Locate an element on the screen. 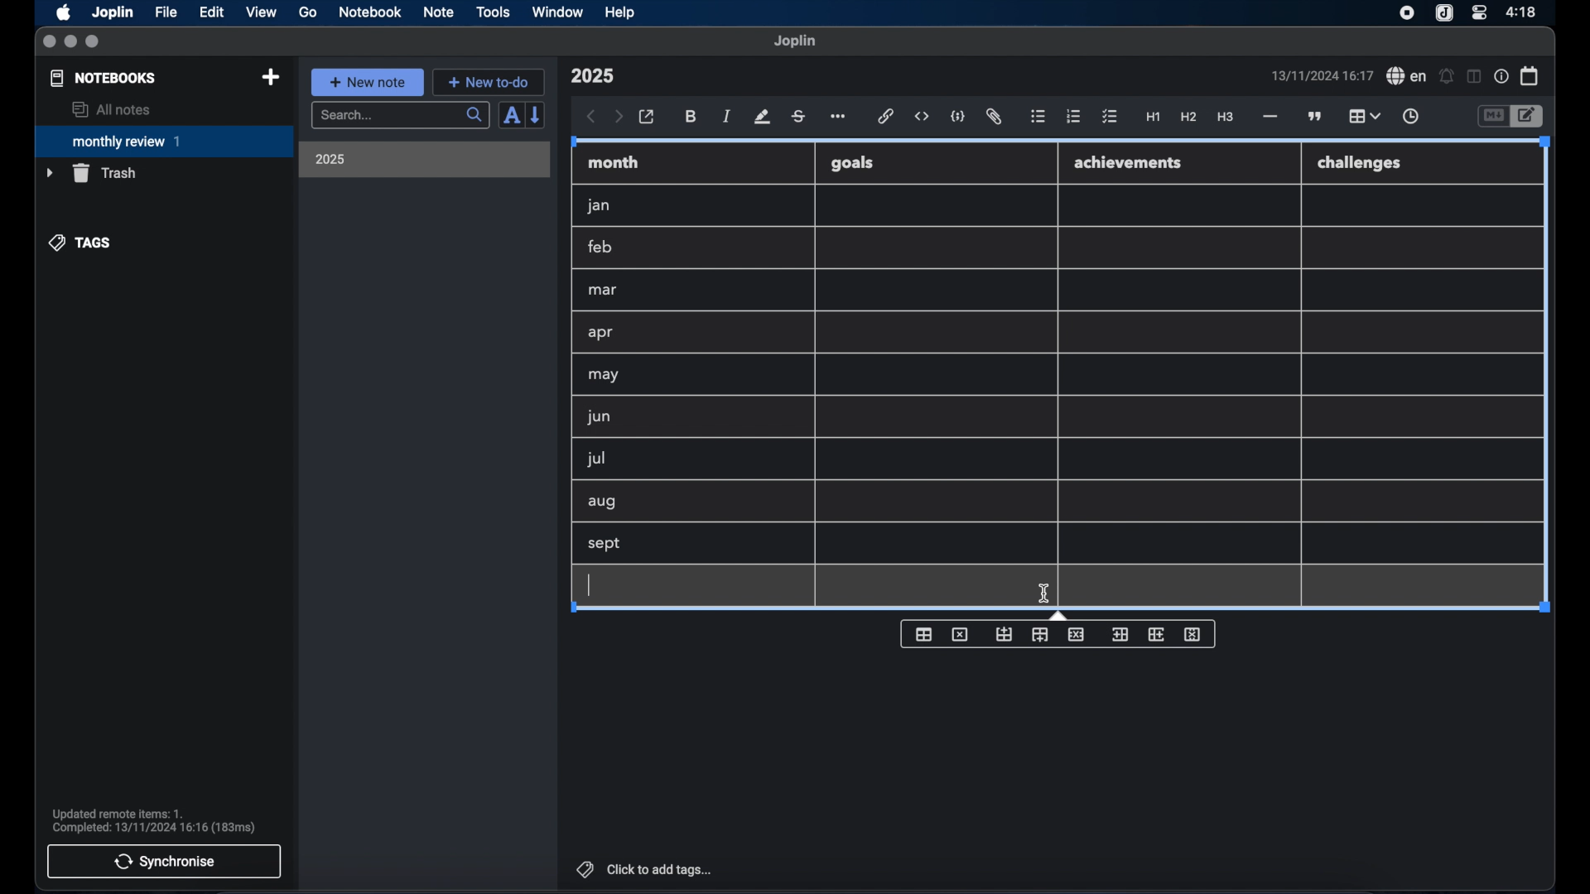  insert column before is located at coordinates (1120, 633).